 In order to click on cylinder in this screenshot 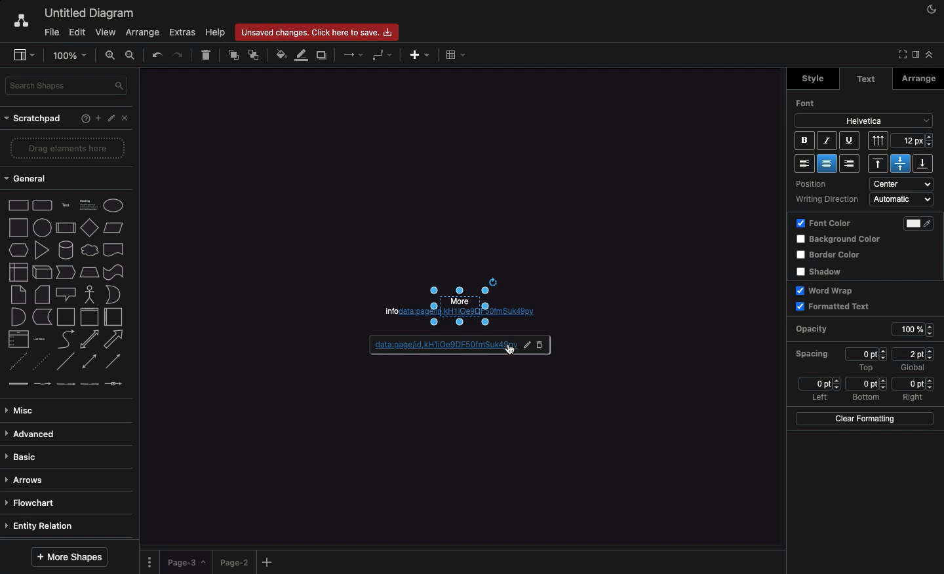, I will do `click(66, 250)`.